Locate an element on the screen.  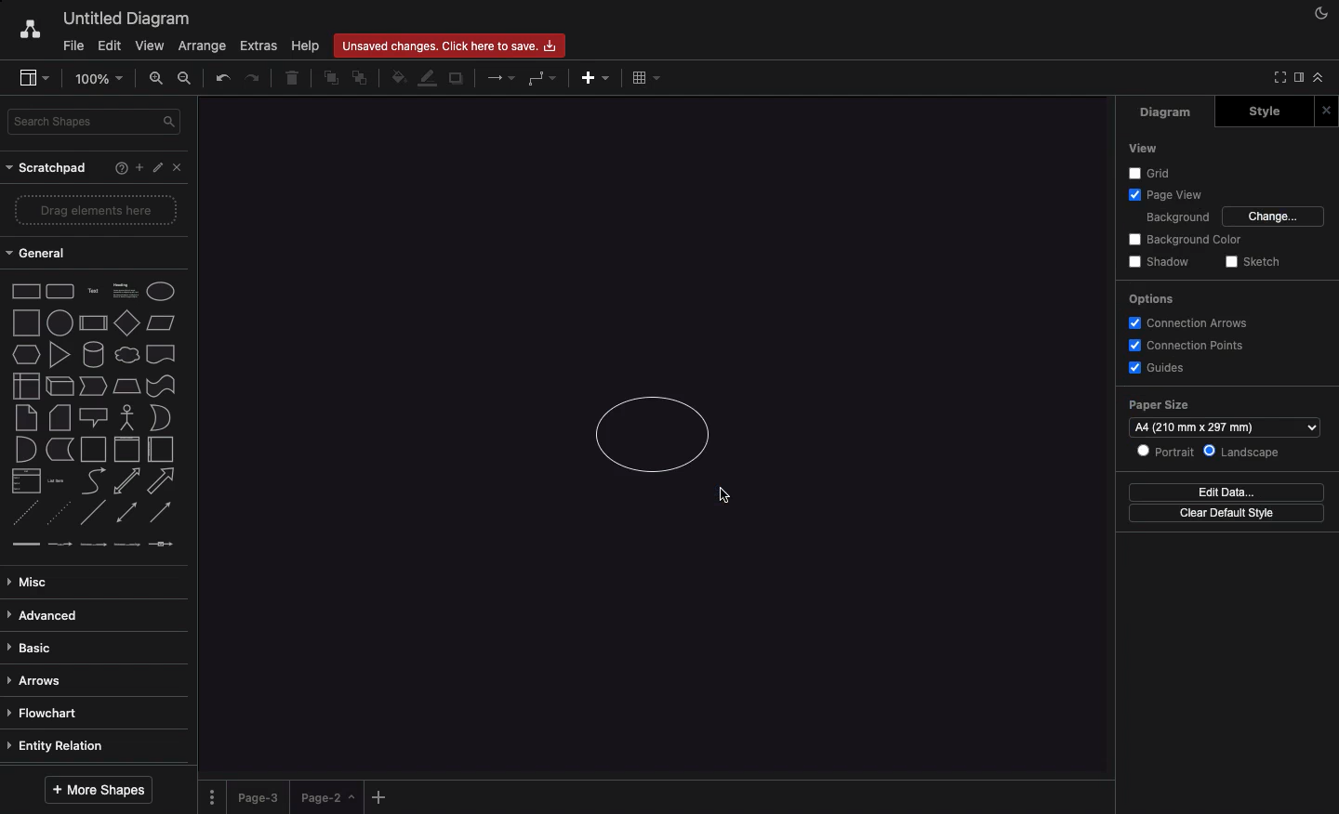
cube is located at coordinates (60, 387).